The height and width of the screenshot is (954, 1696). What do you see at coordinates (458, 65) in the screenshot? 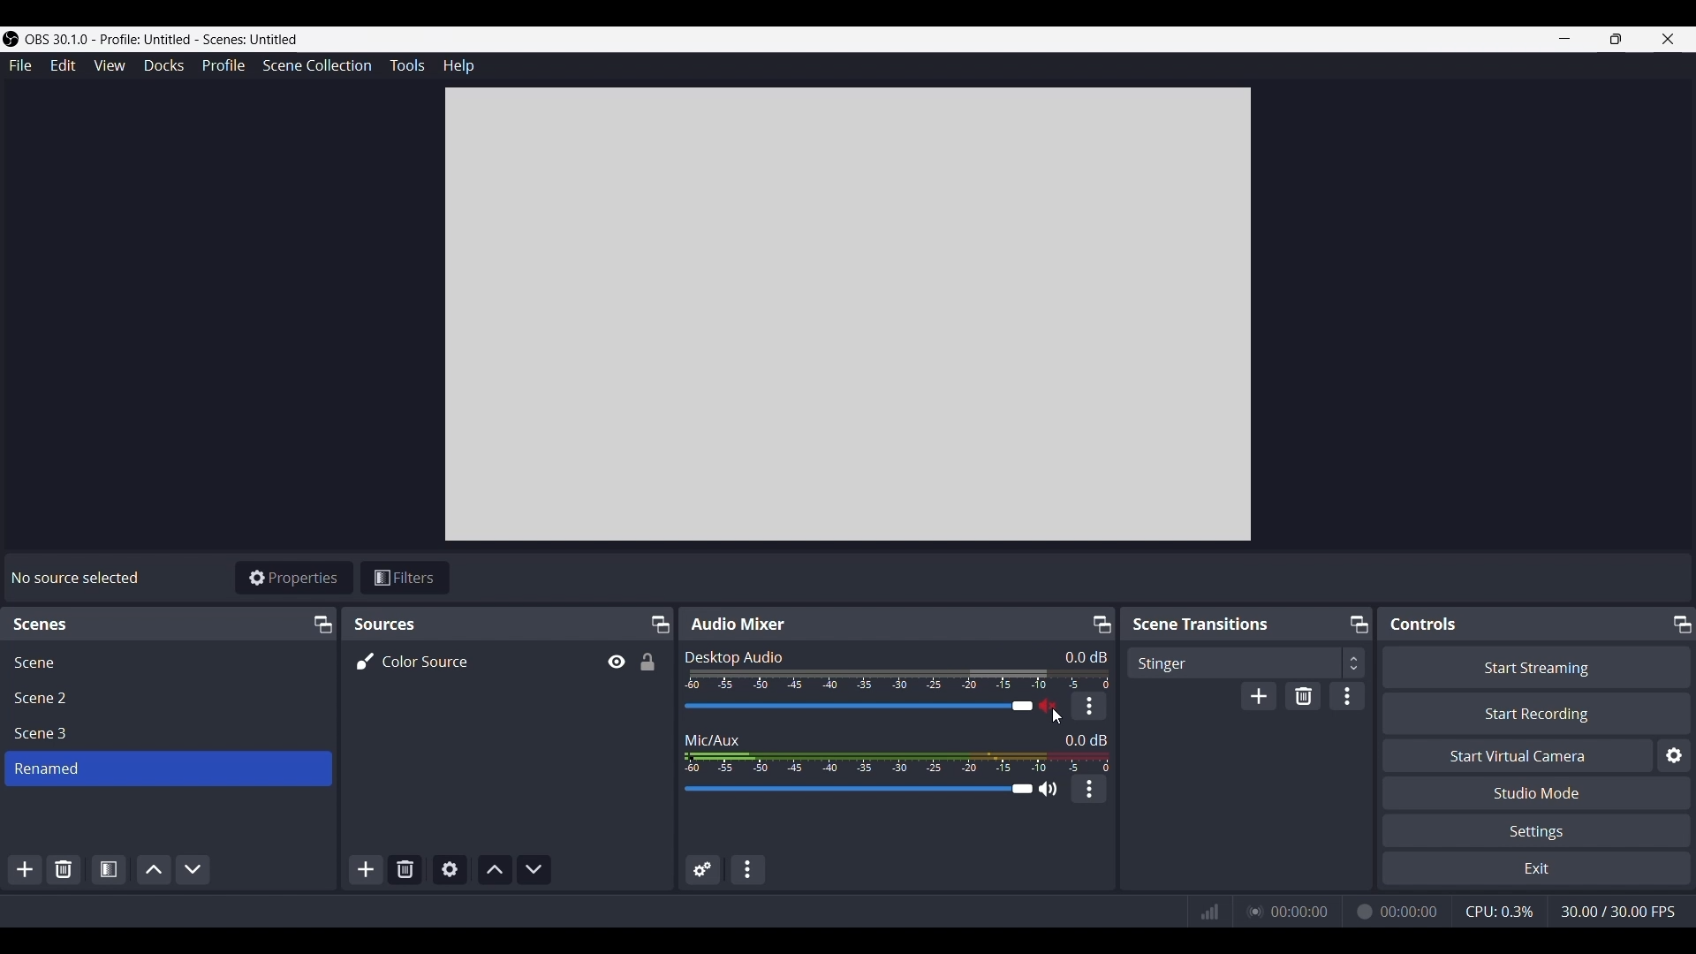
I see `Help` at bounding box center [458, 65].